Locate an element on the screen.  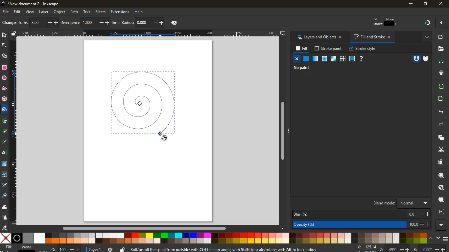
spiral is located at coordinates (147, 102).